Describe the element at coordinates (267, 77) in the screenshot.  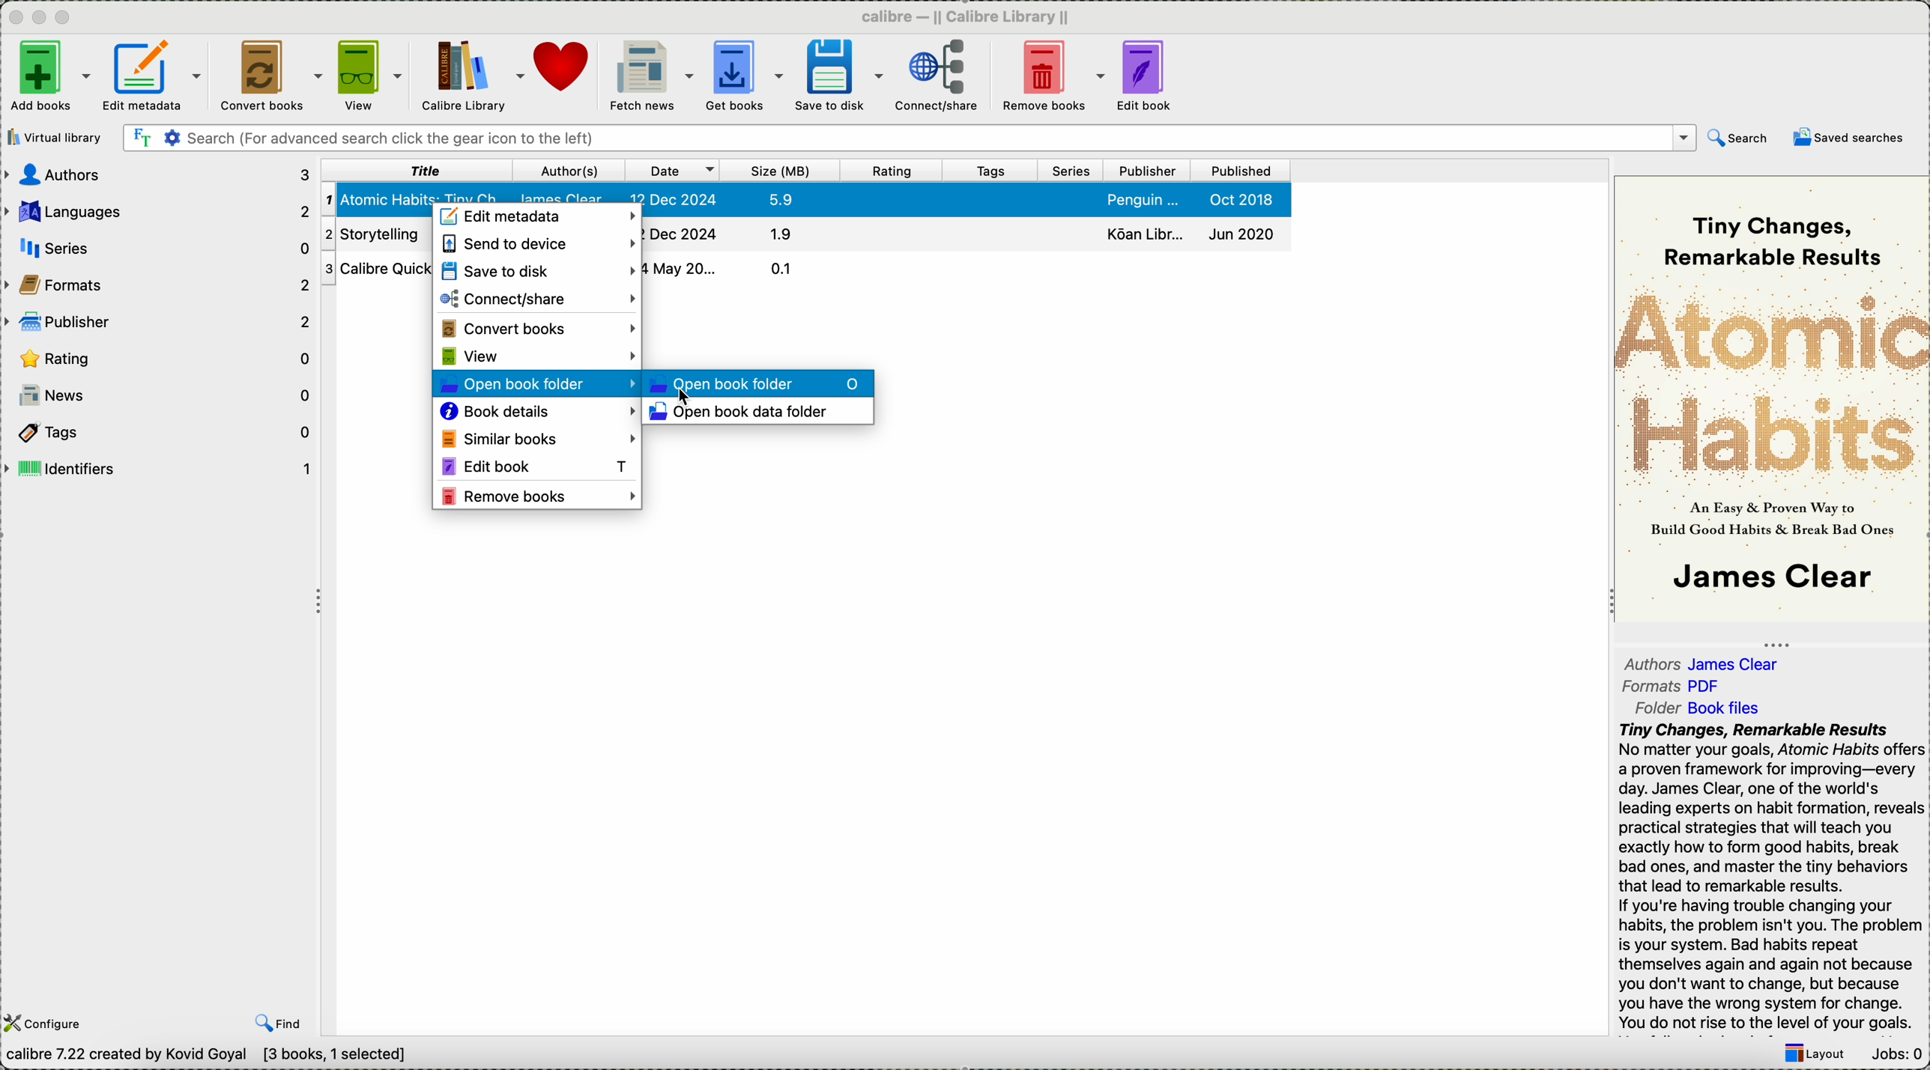
I see `convert books` at that location.